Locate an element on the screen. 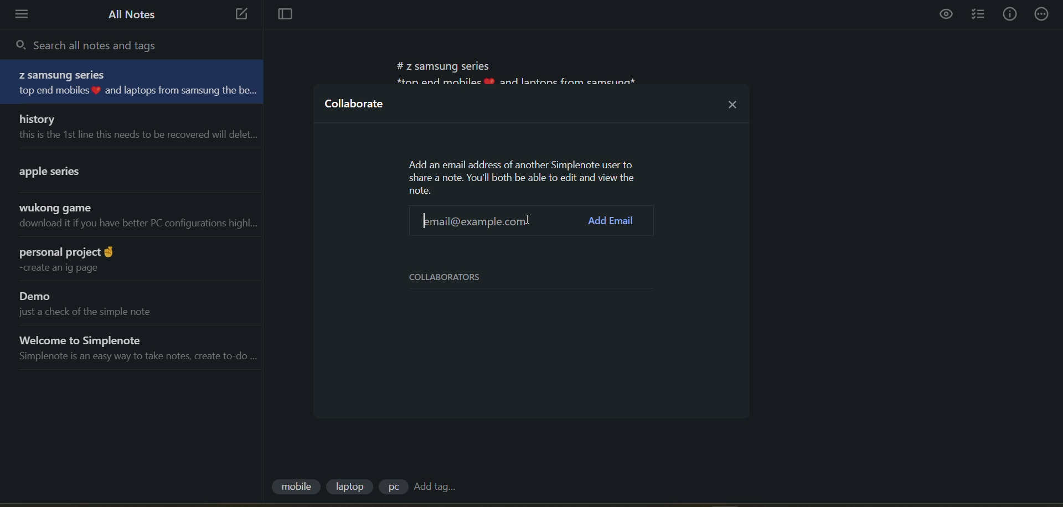 This screenshot has width=1063, height=507. tag 3 is located at coordinates (393, 487).